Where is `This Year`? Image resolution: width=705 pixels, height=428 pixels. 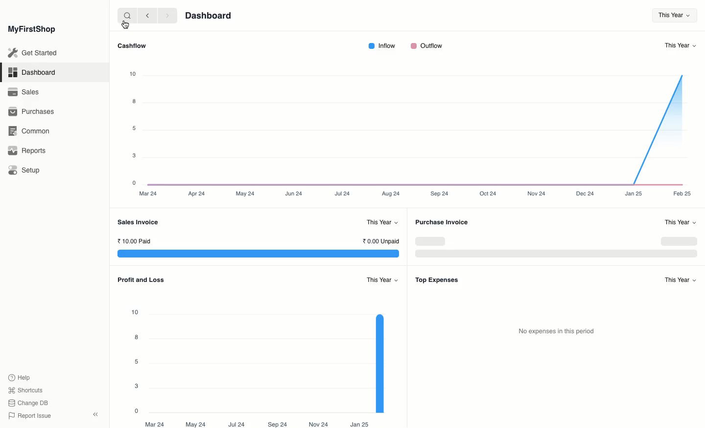 This Year is located at coordinates (383, 221).